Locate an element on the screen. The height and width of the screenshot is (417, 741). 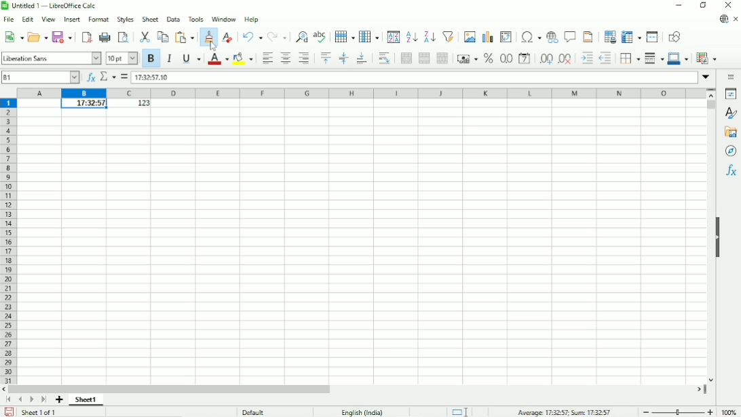
Rows is located at coordinates (345, 36).